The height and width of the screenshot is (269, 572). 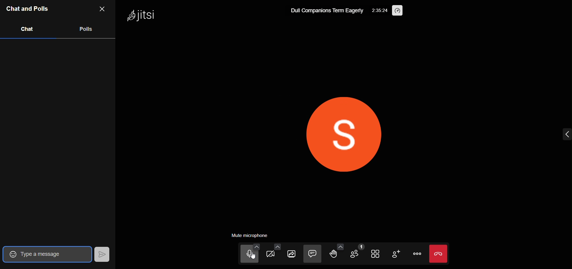 What do you see at coordinates (103, 9) in the screenshot?
I see `close chat` at bounding box center [103, 9].